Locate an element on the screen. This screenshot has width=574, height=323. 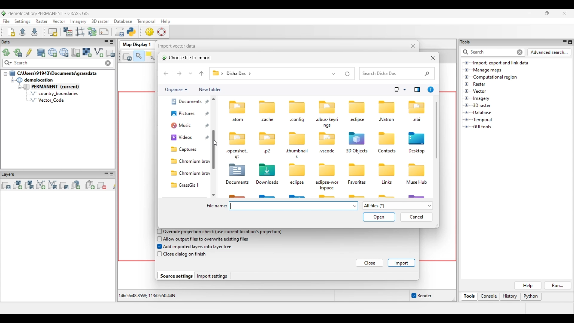
Create new workspace is located at coordinates (12, 32).